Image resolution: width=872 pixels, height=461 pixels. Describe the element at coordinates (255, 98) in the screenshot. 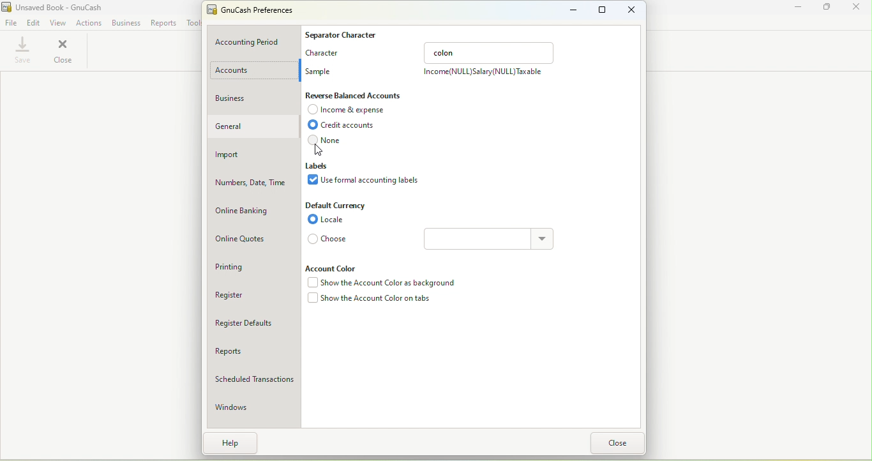

I see `Business` at that location.